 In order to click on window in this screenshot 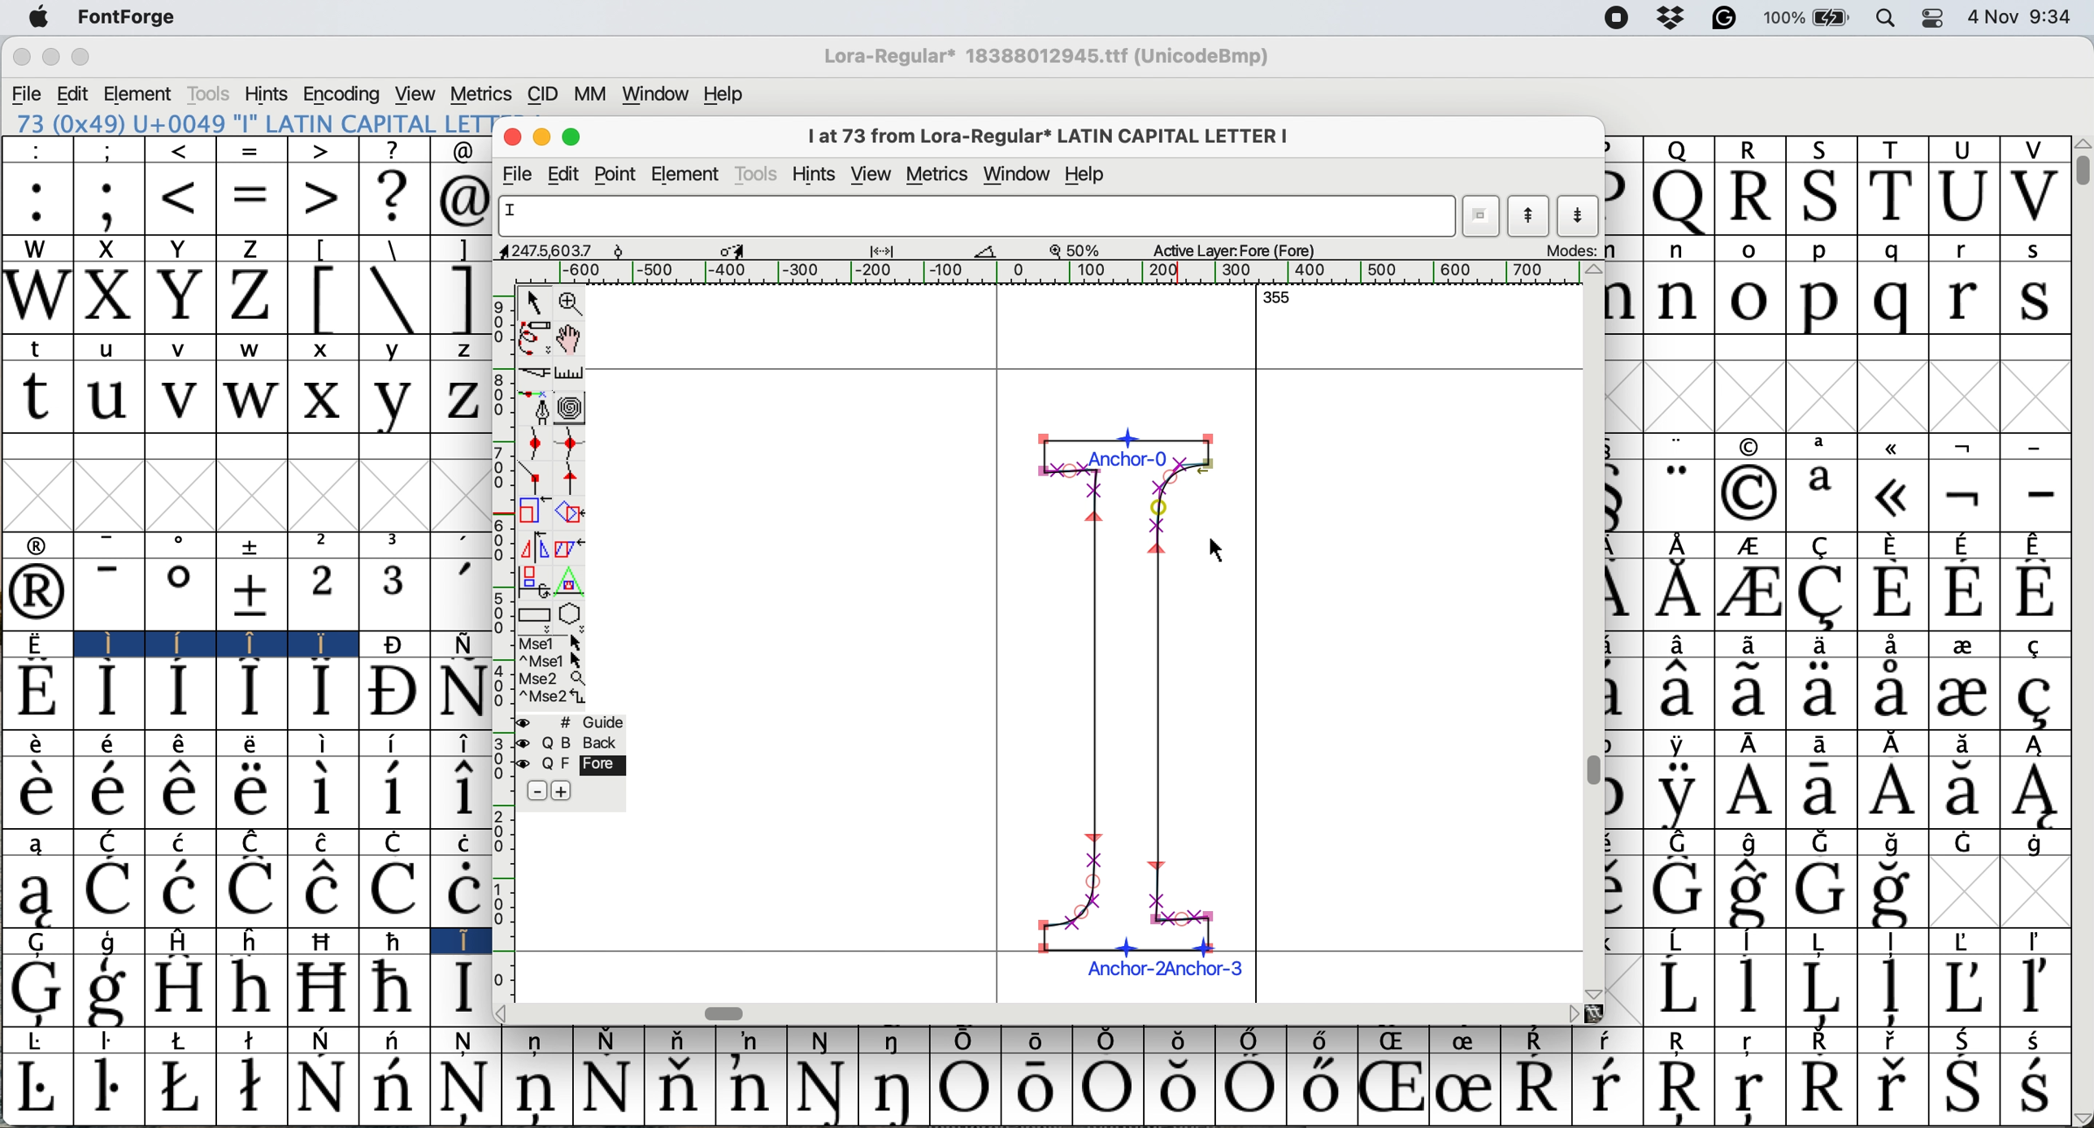, I will do `click(656, 95)`.